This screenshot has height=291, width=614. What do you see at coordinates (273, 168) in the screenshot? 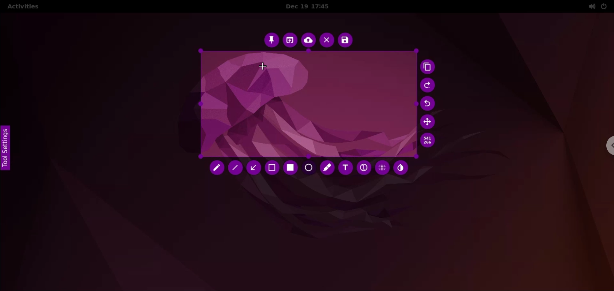
I see `selection tool` at bounding box center [273, 168].